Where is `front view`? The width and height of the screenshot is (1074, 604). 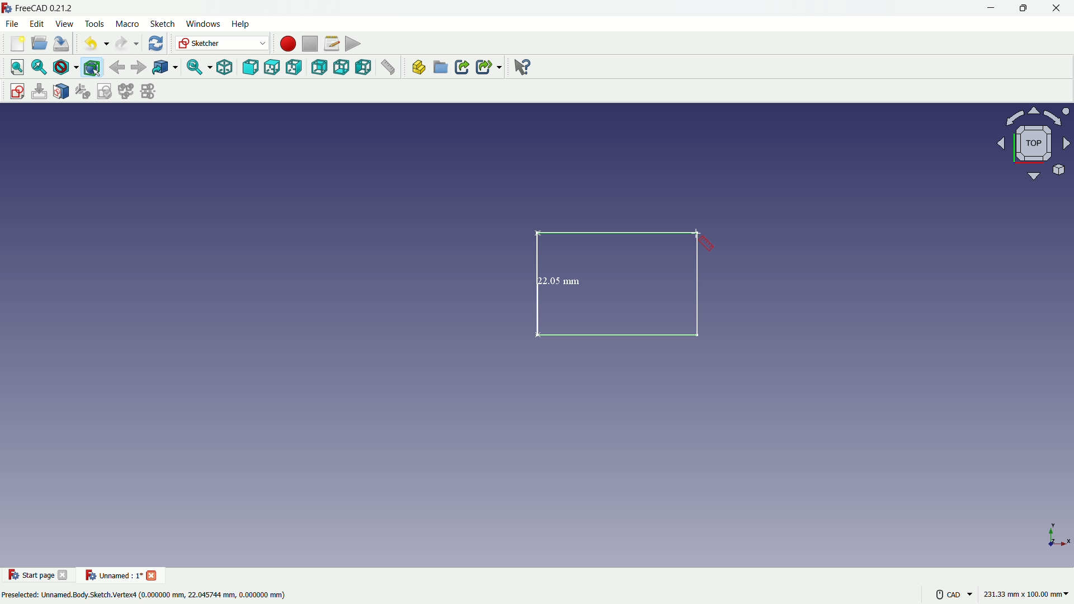 front view is located at coordinates (249, 67).